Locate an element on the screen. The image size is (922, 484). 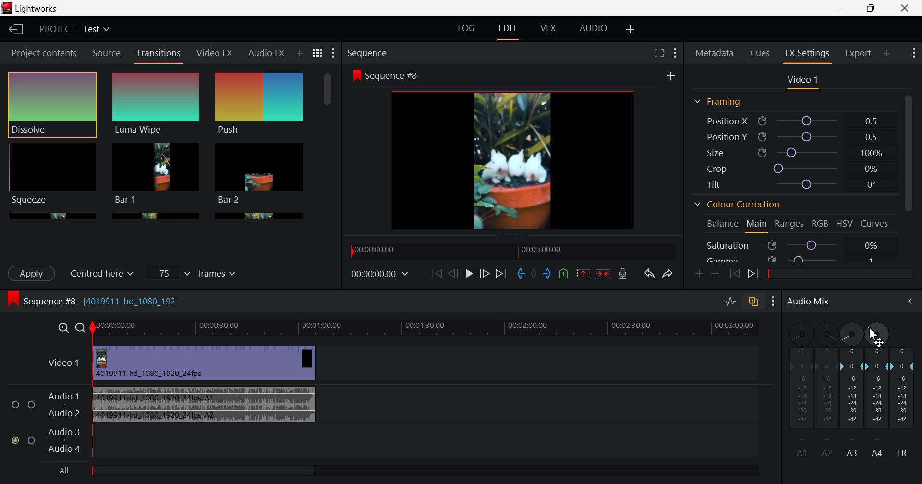
EDIT Layout Open is located at coordinates (507, 31).